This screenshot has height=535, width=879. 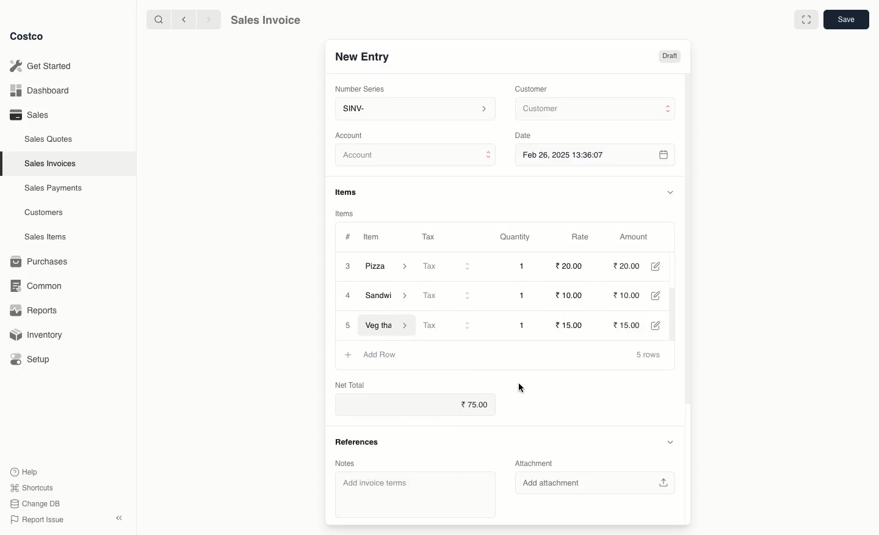 I want to click on Customer, so click(x=533, y=88).